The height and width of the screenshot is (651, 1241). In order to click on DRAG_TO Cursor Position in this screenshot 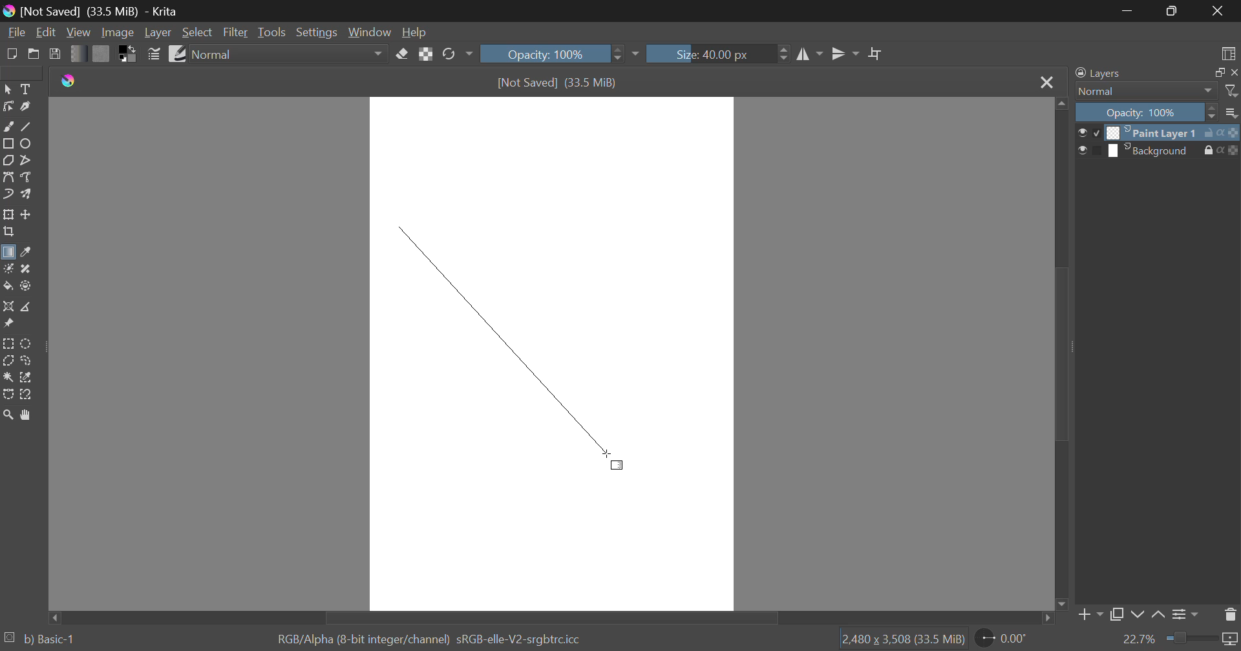, I will do `click(624, 463)`.